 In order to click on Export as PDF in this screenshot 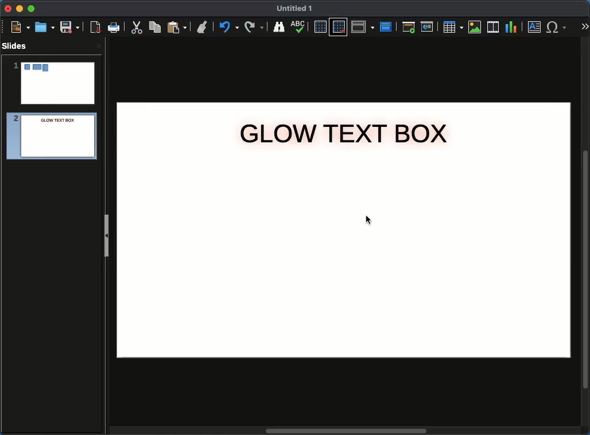, I will do `click(95, 28)`.